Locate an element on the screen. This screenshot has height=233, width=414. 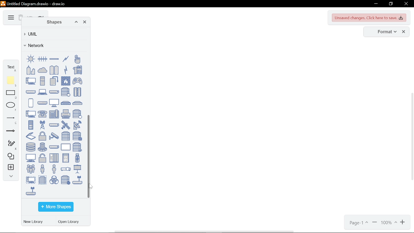
untitled diagram.drawio - draw.io is located at coordinates (37, 3).